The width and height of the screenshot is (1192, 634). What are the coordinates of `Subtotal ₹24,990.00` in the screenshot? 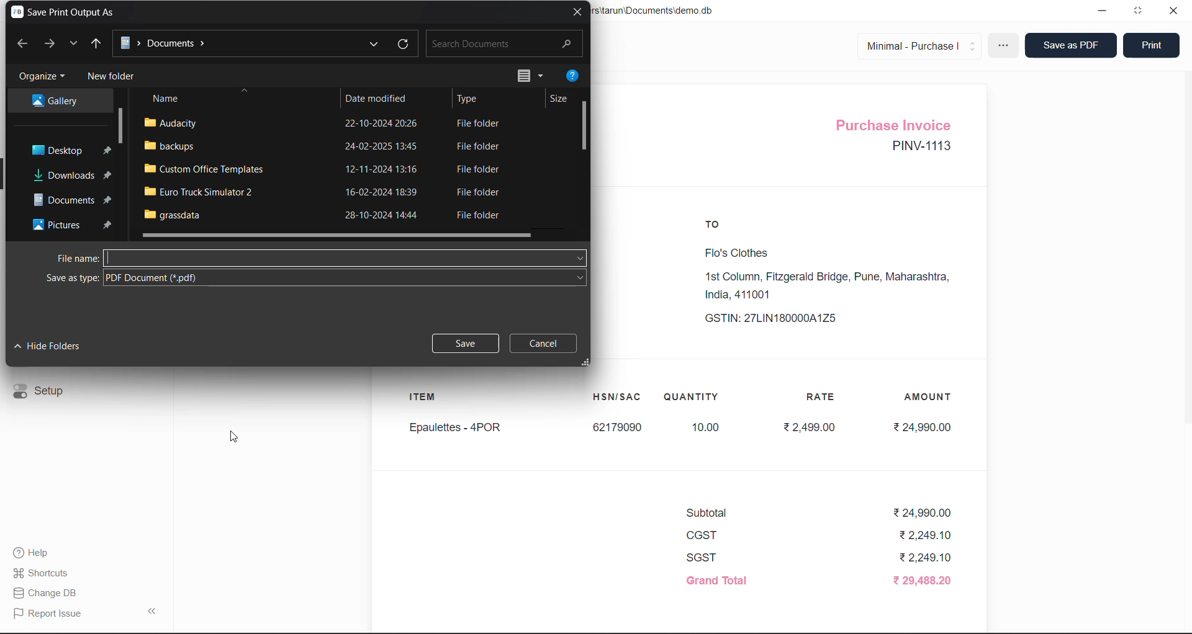 It's located at (816, 514).